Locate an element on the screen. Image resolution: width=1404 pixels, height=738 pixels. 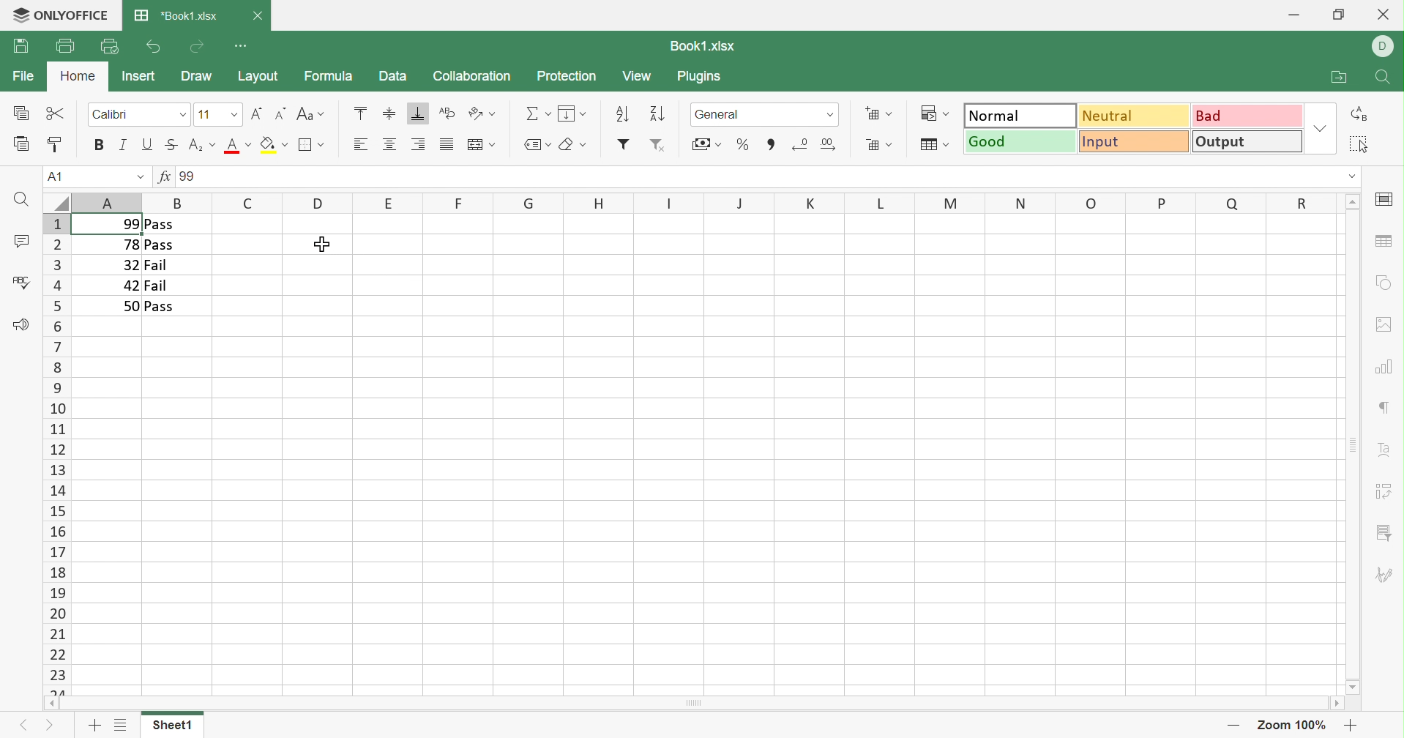
Font color is located at coordinates (236, 144).